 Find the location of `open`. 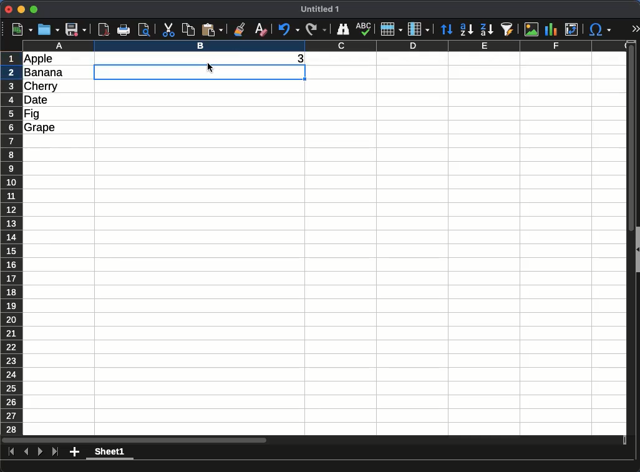

open is located at coordinates (49, 30).